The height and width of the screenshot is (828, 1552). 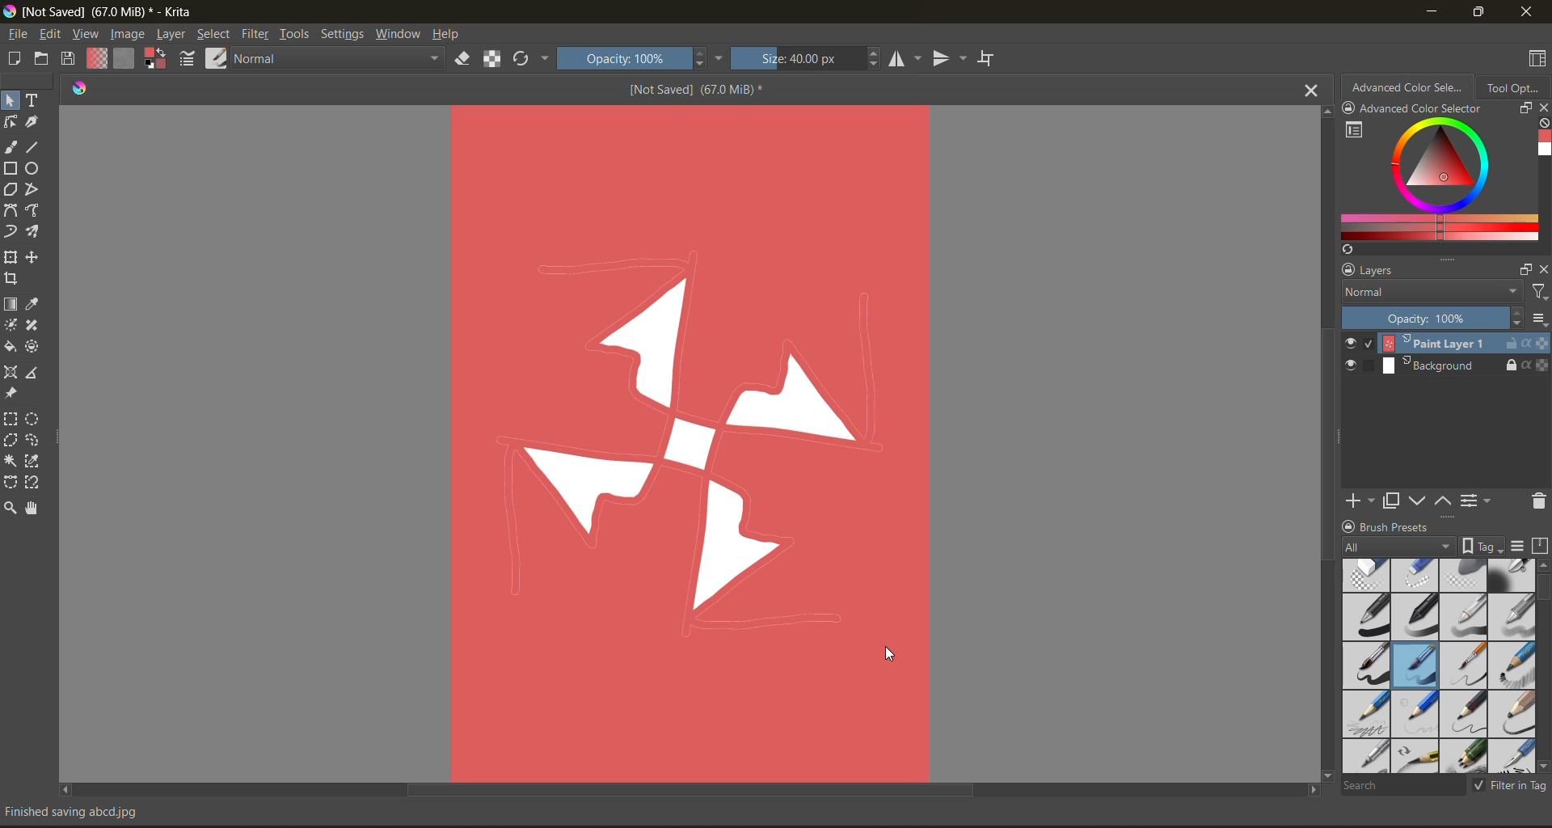 I want to click on Software logo, so click(x=84, y=91).